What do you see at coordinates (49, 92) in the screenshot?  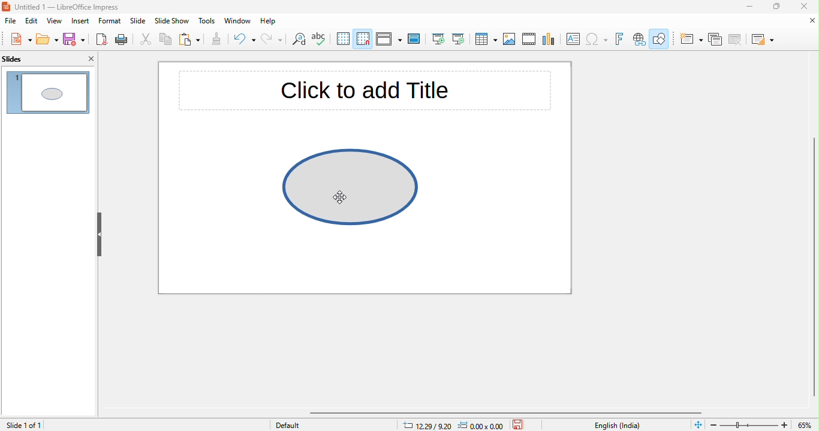 I see `slide 1` at bounding box center [49, 92].